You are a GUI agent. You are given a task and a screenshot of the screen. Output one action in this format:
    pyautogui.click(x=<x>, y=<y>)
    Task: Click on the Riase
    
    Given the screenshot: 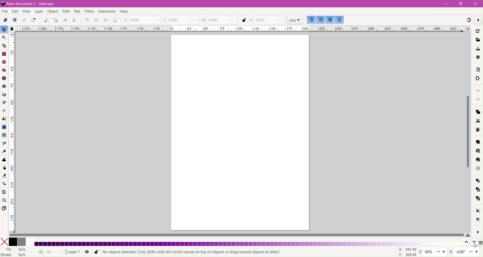 What is the action you would take?
    pyautogui.click(x=96, y=20)
    